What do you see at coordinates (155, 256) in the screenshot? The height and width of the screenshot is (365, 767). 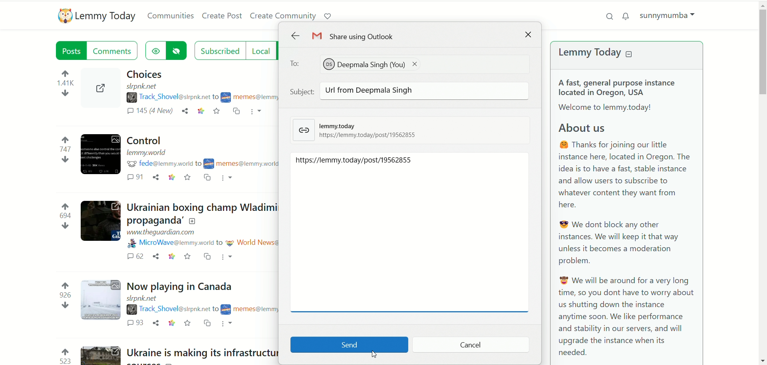 I see `share` at bounding box center [155, 256].